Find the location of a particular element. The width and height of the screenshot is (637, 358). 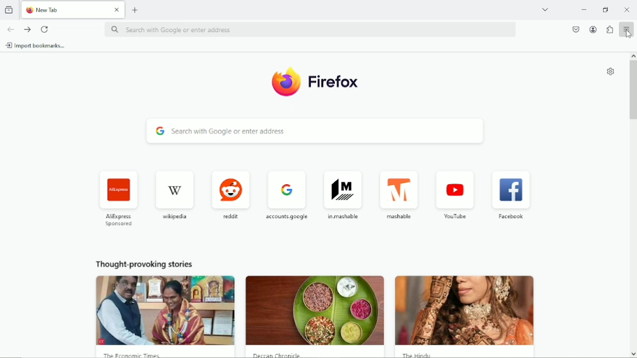

AliExpress is located at coordinates (118, 196).